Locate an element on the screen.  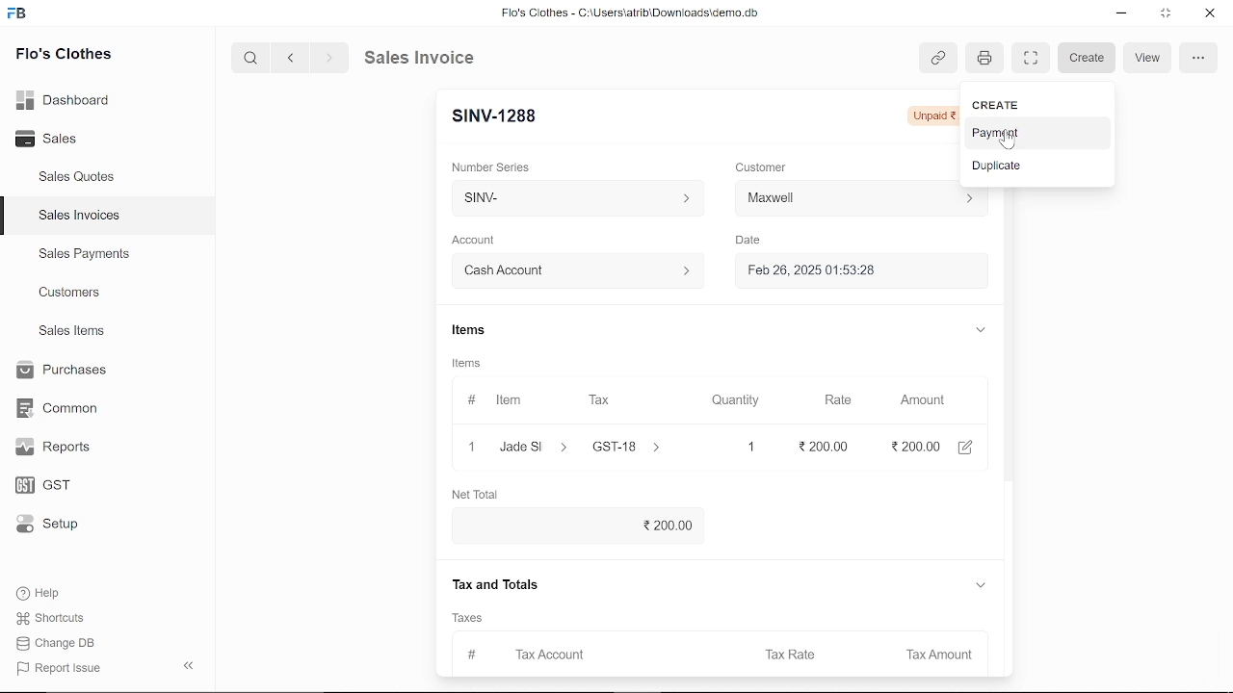
2,999.00 is located at coordinates (913, 446).